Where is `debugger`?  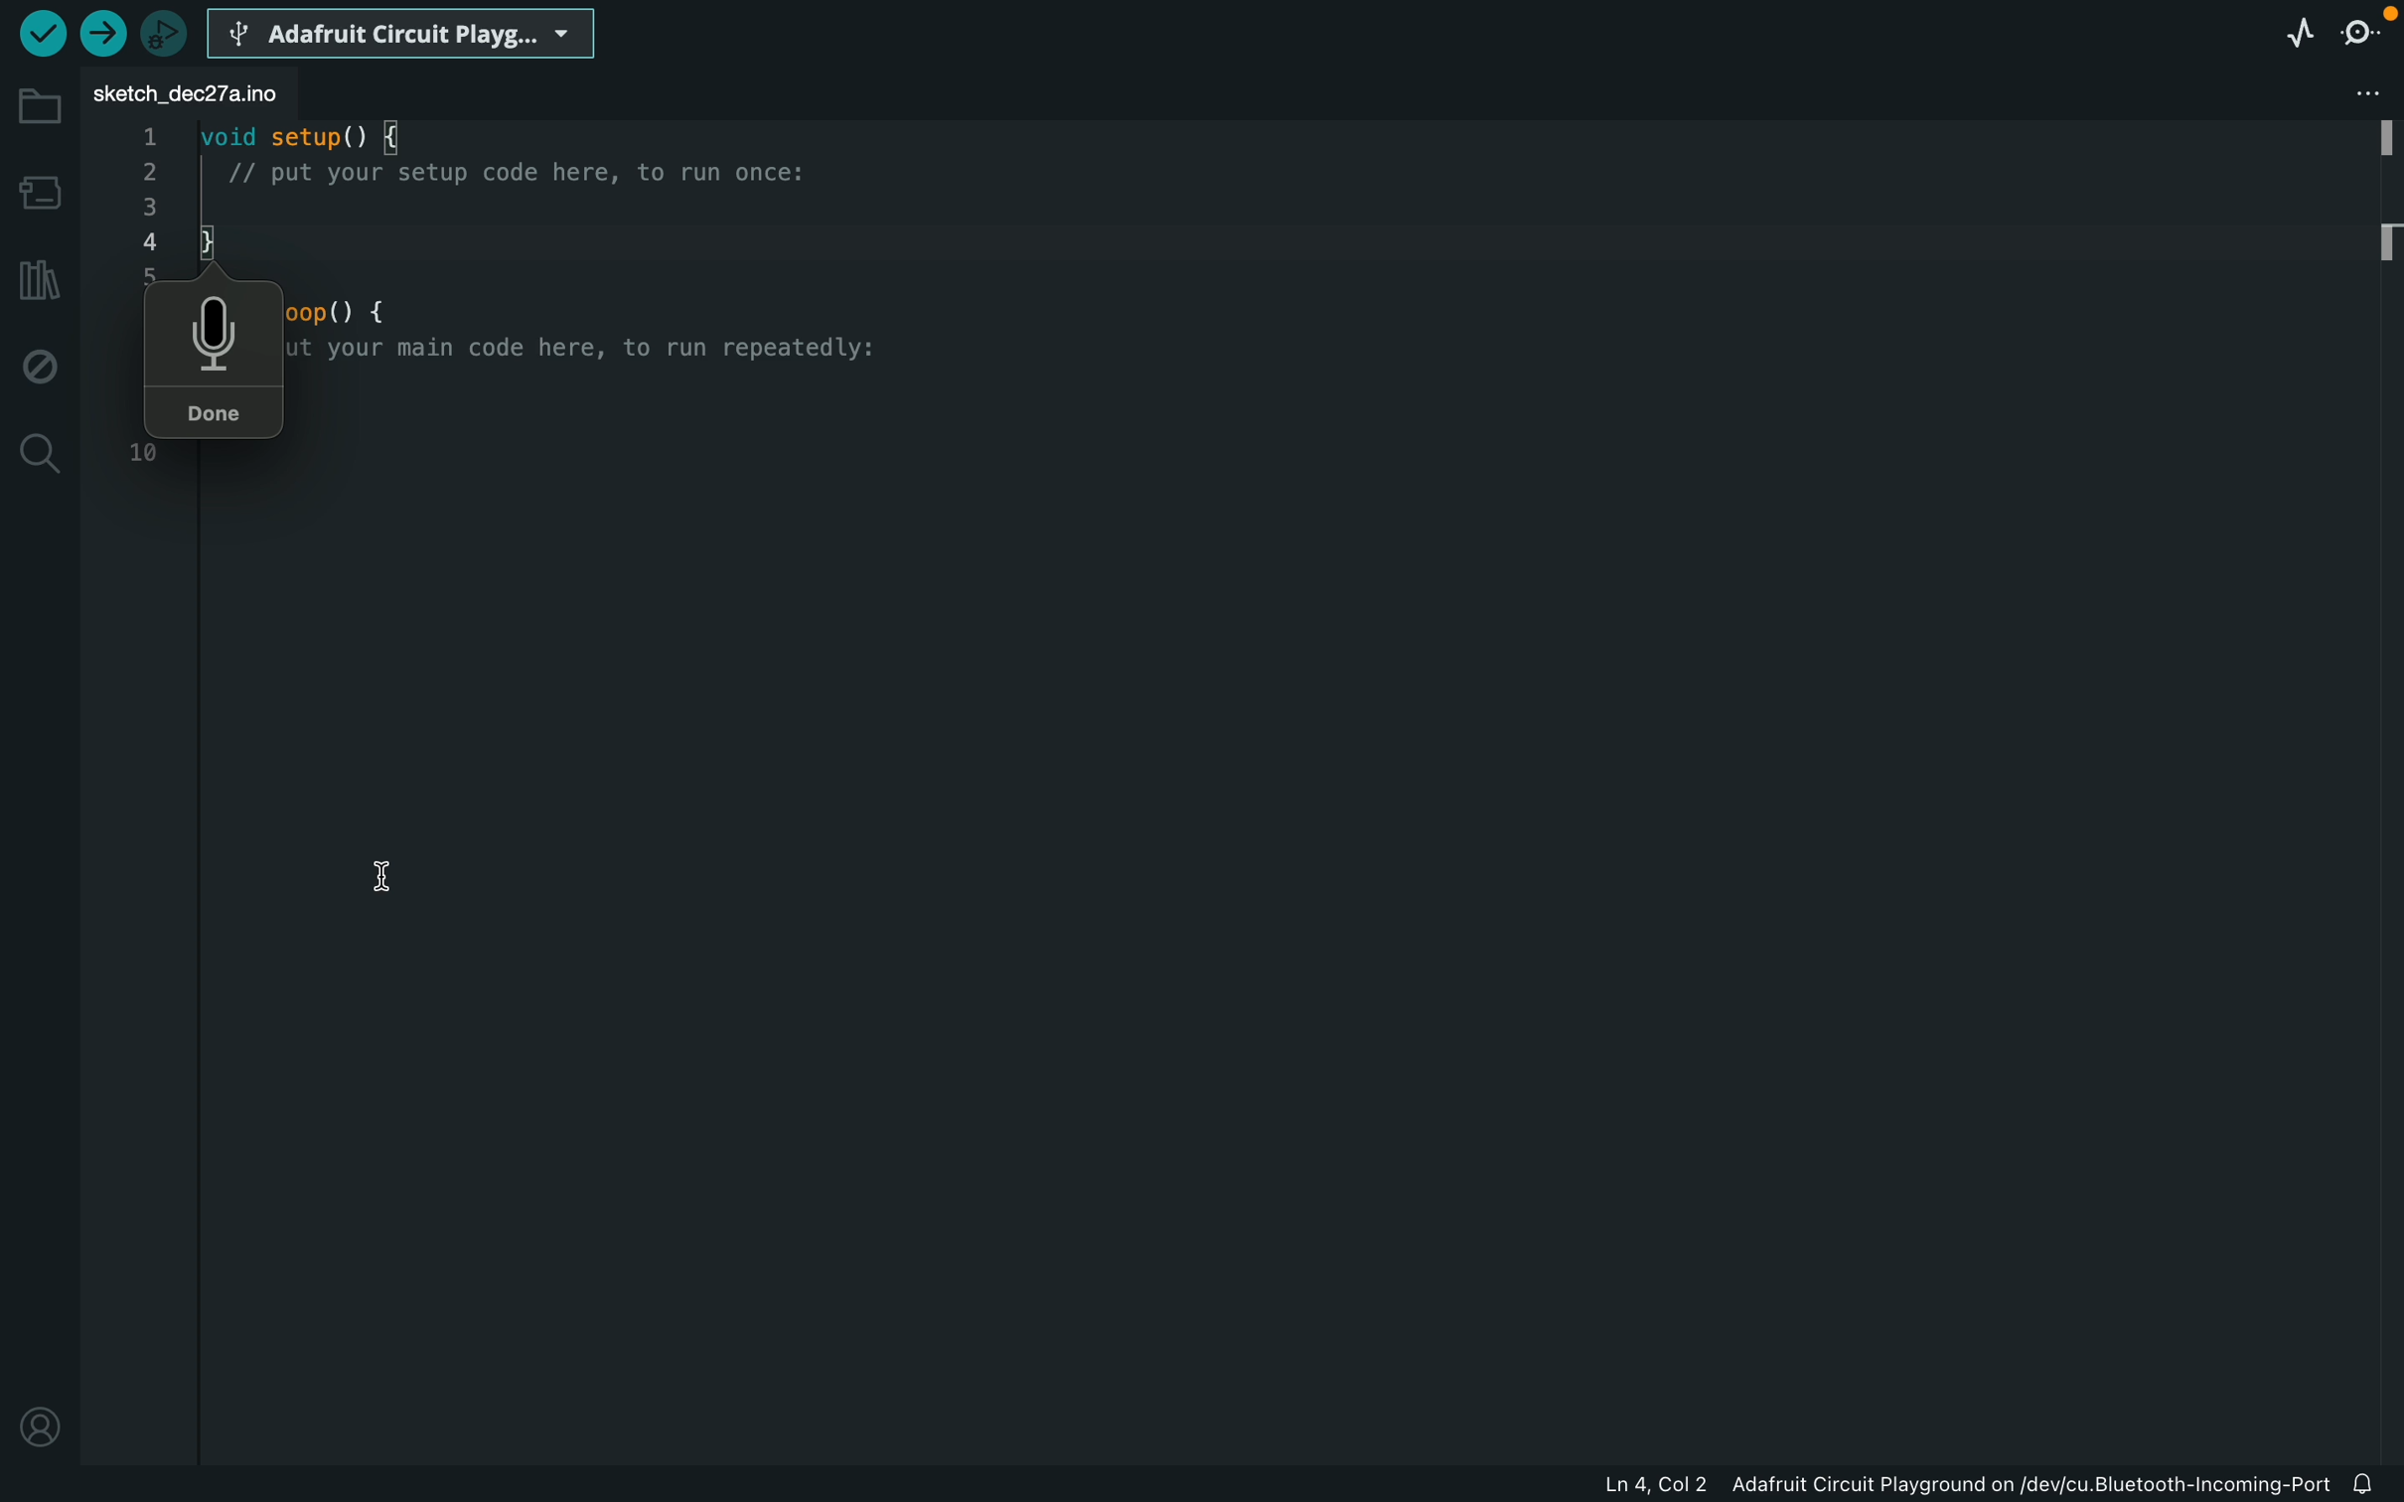 debugger is located at coordinates (172, 31).